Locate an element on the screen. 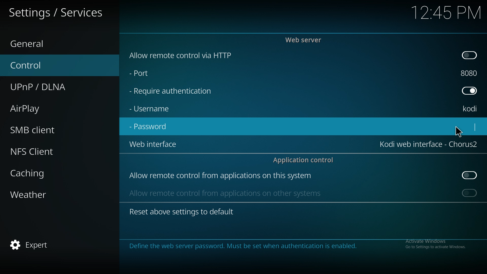 This screenshot has width=487, height=274. off is located at coordinates (469, 90).